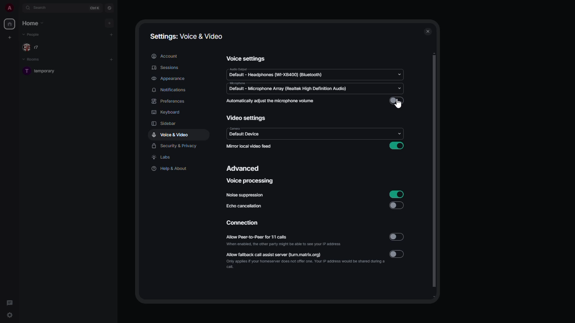 The width and height of the screenshot is (575, 323). I want to click on quick settings, so click(9, 315).